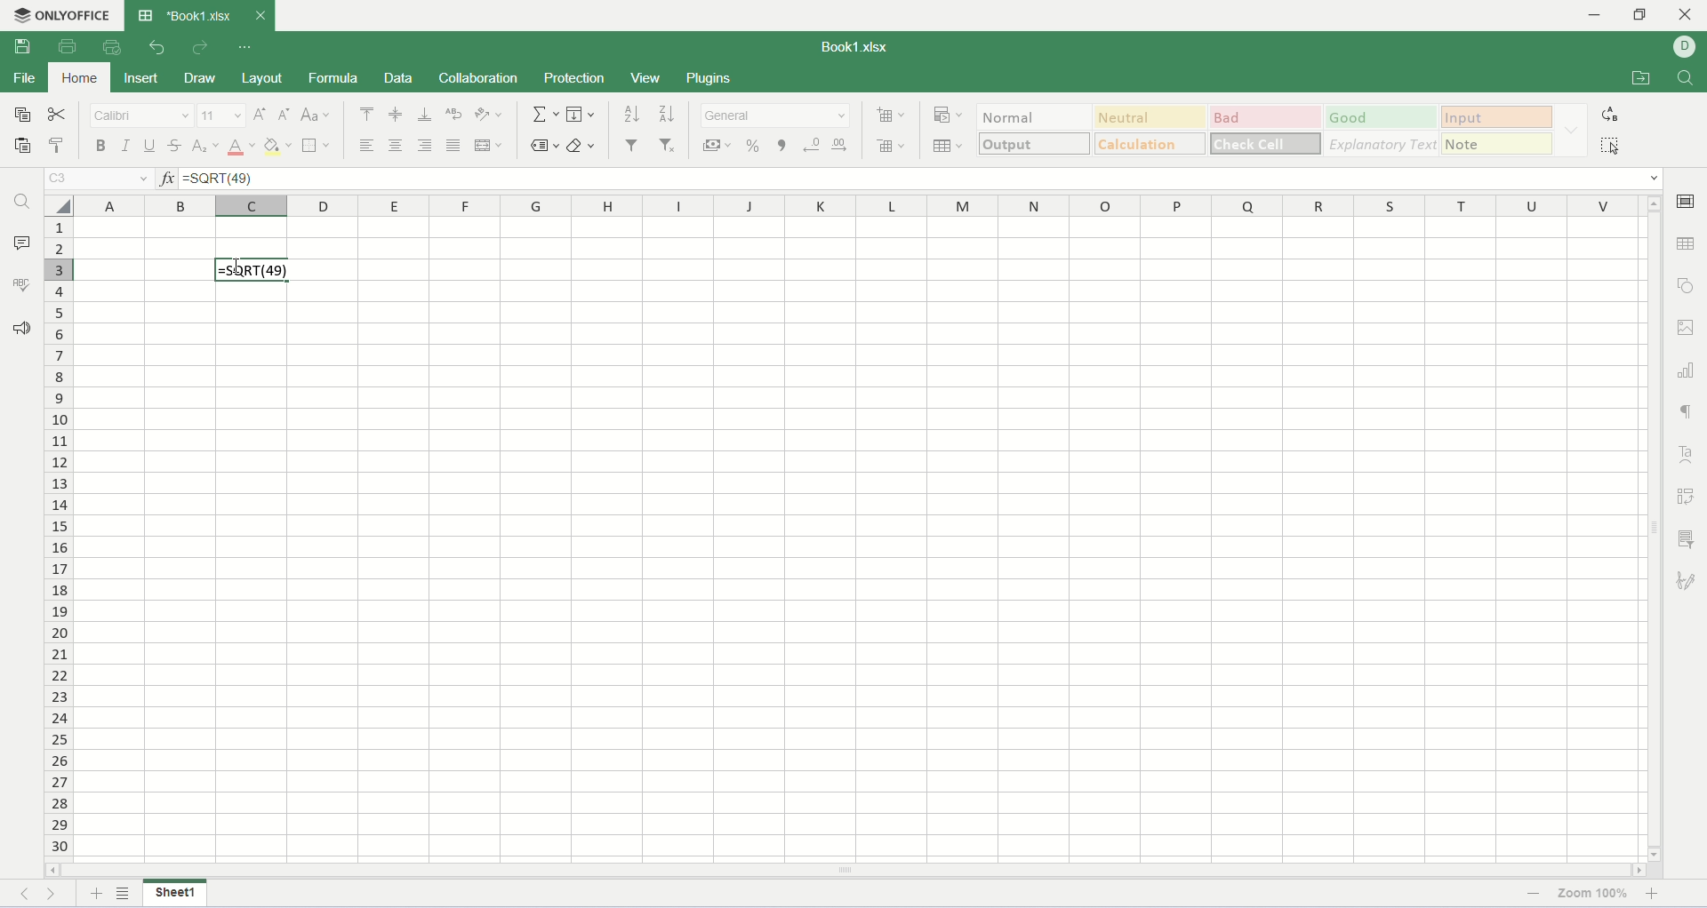 The image size is (1707, 908). I want to click on font size, so click(222, 115).